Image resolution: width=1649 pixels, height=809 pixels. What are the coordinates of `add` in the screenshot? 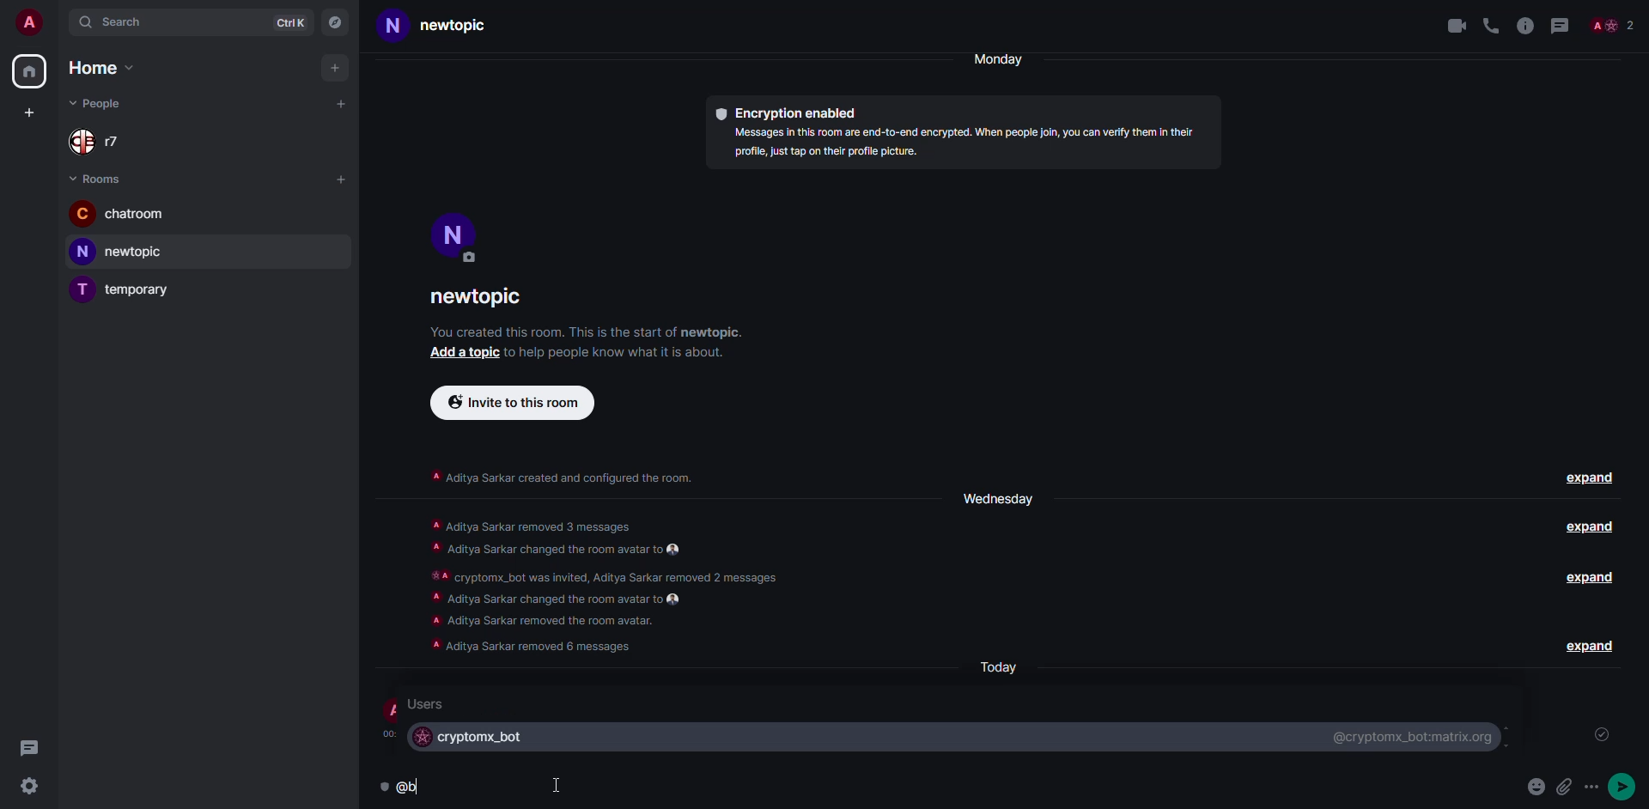 It's located at (333, 68).